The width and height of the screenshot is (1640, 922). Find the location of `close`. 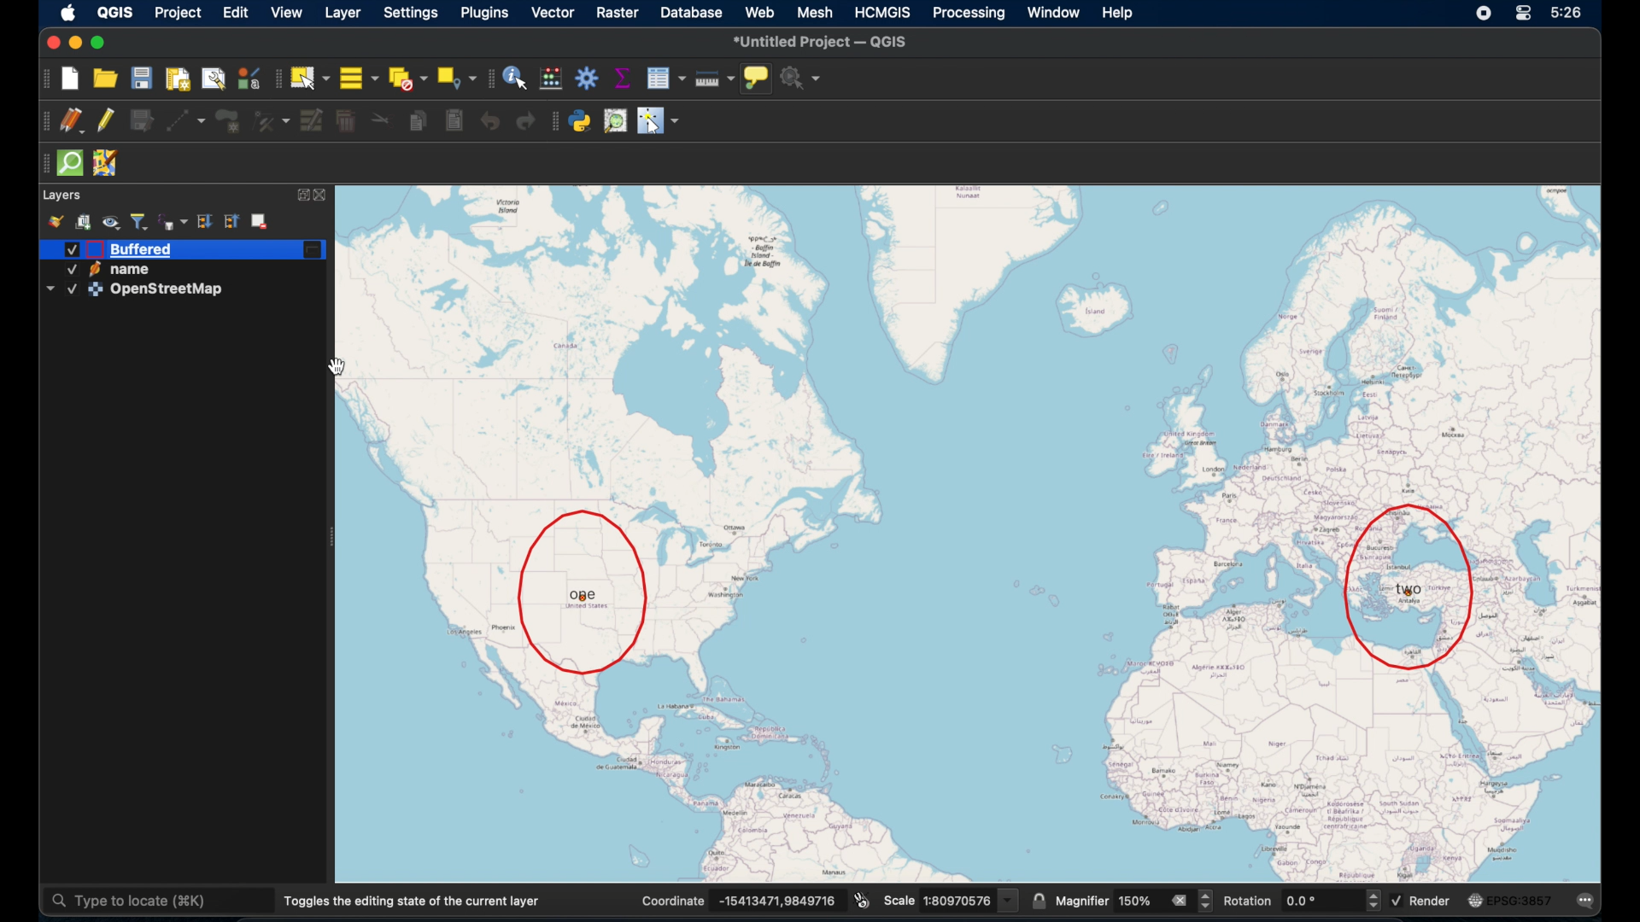

close is located at coordinates (325, 195).